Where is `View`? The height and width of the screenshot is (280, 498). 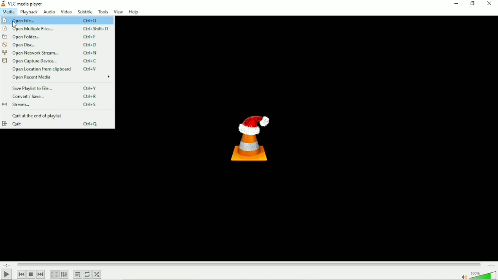
View is located at coordinates (118, 11).